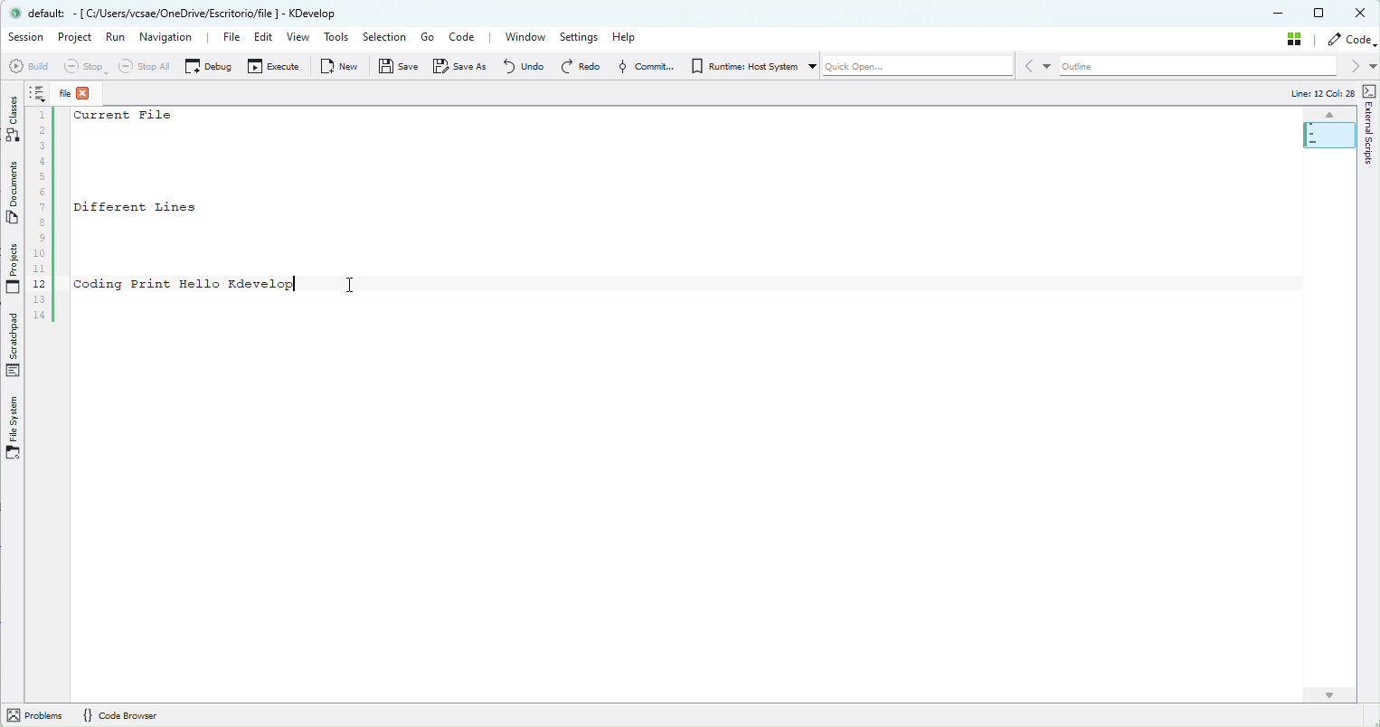 The height and width of the screenshot is (727, 1380). I want to click on New, so click(339, 69).